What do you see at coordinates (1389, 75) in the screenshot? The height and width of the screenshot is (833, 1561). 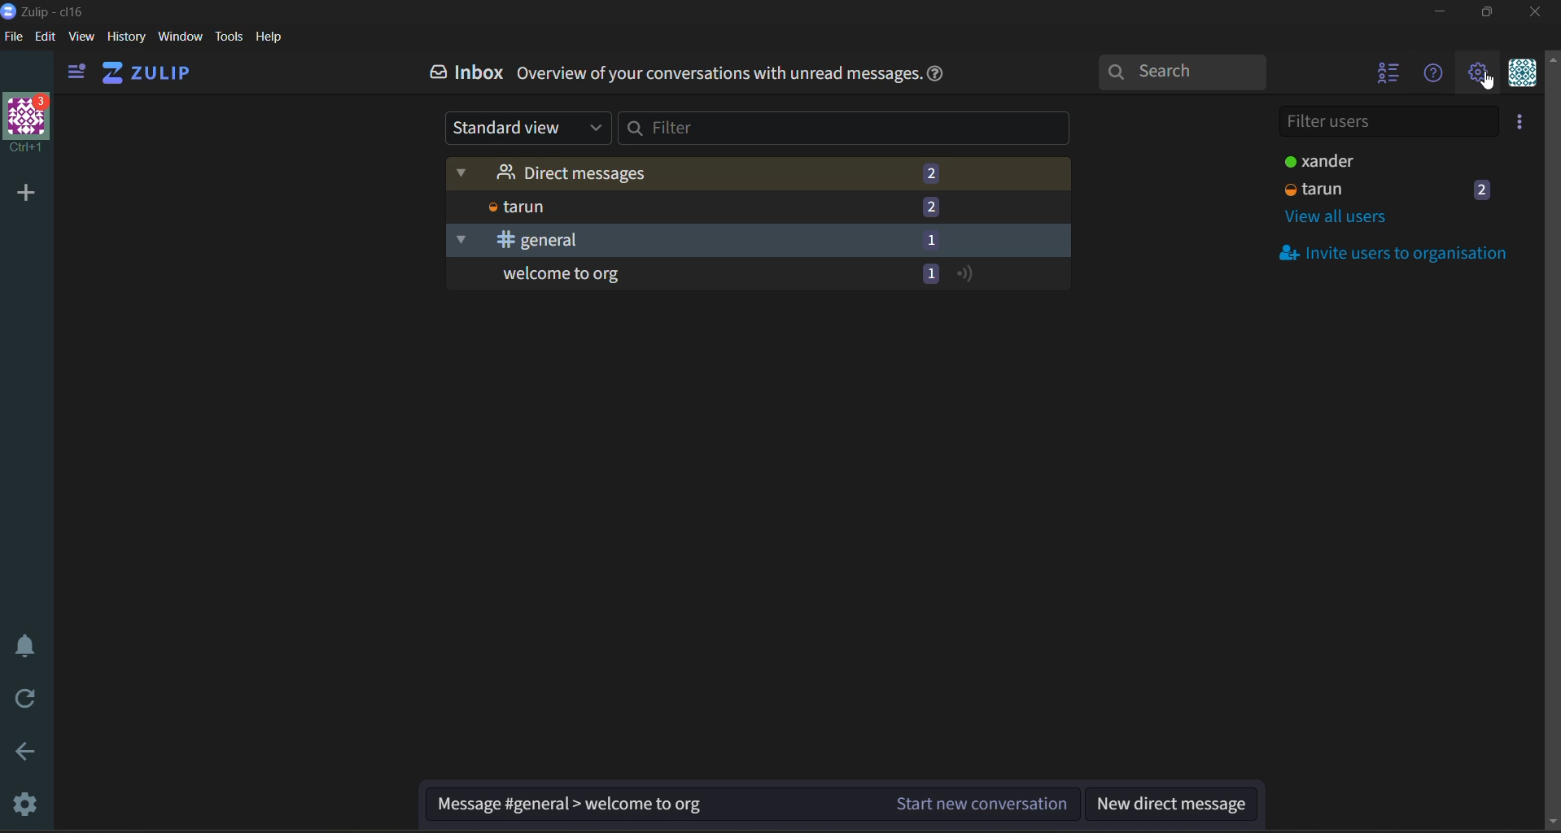 I see `hide users list` at bounding box center [1389, 75].